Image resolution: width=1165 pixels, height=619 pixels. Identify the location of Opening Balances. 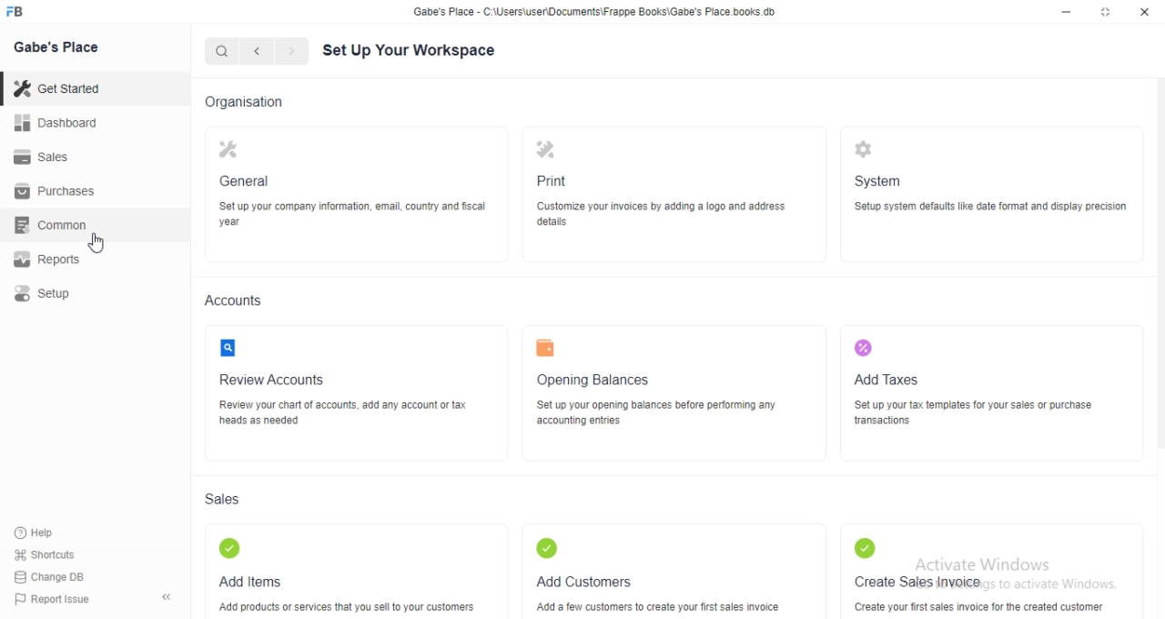
(594, 381).